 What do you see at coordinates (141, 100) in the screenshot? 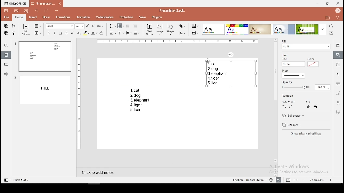
I see `text box` at bounding box center [141, 100].